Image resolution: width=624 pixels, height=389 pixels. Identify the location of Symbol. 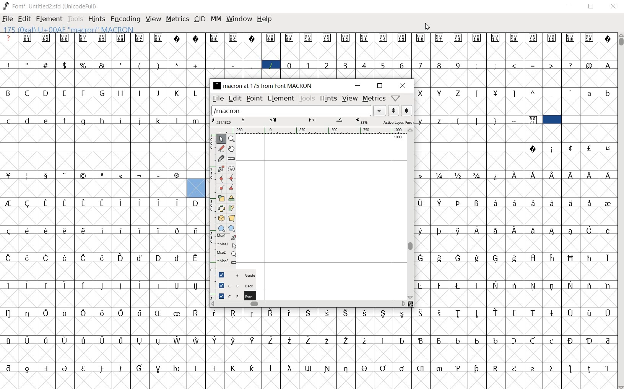
(178, 313).